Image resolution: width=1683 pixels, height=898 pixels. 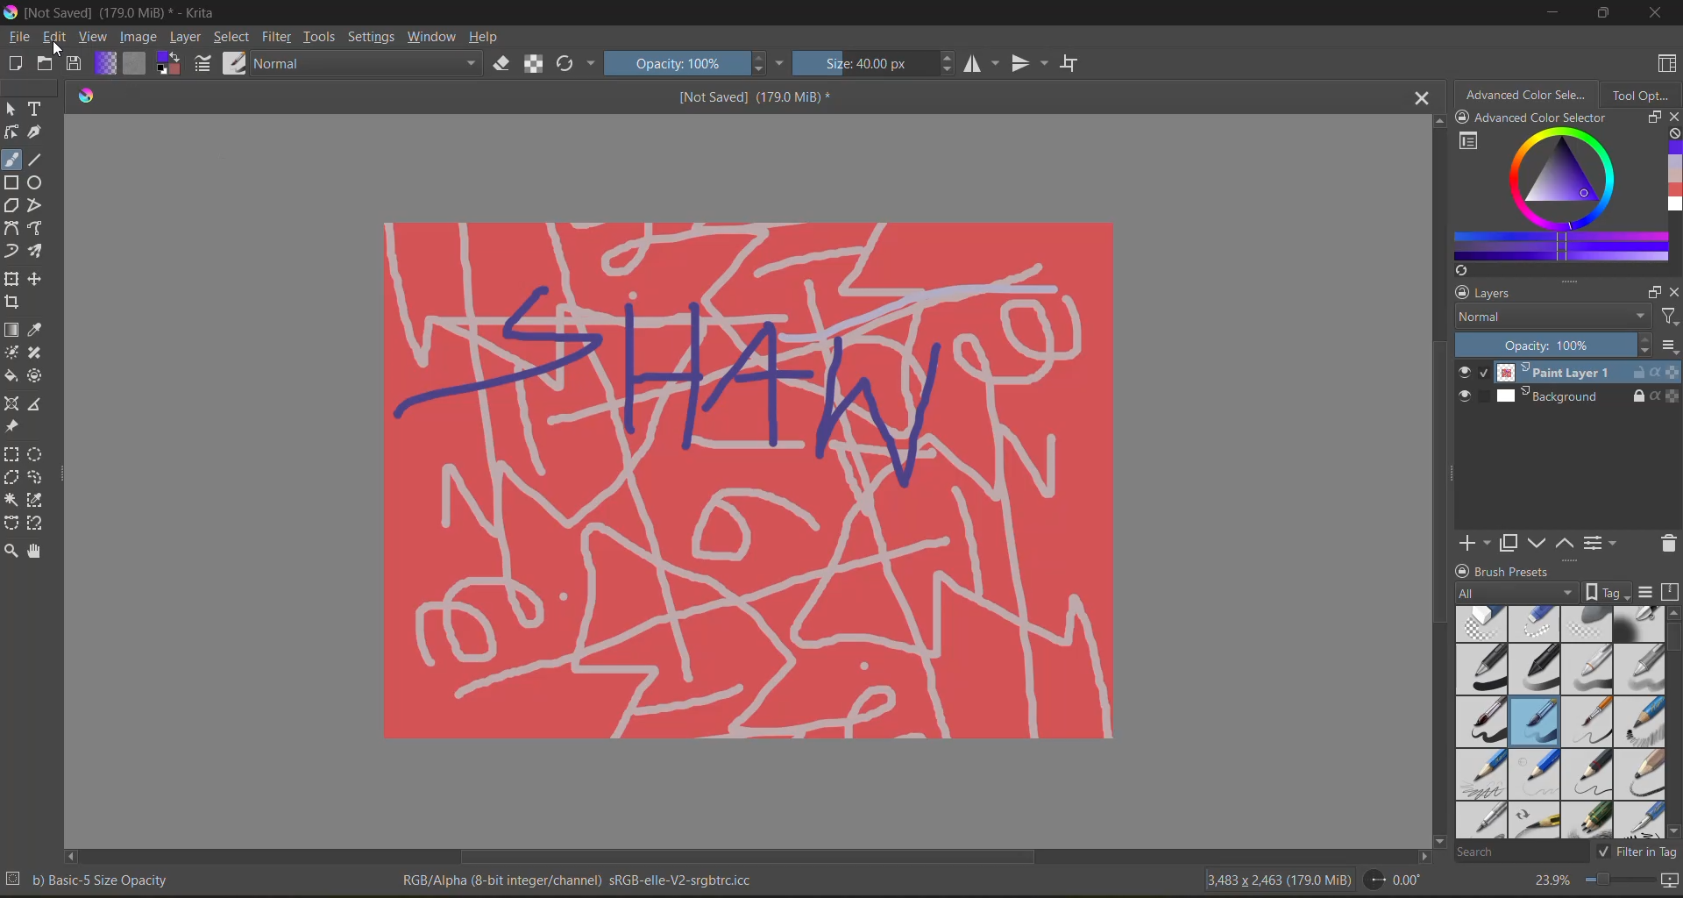 What do you see at coordinates (1661, 15) in the screenshot?
I see `close` at bounding box center [1661, 15].